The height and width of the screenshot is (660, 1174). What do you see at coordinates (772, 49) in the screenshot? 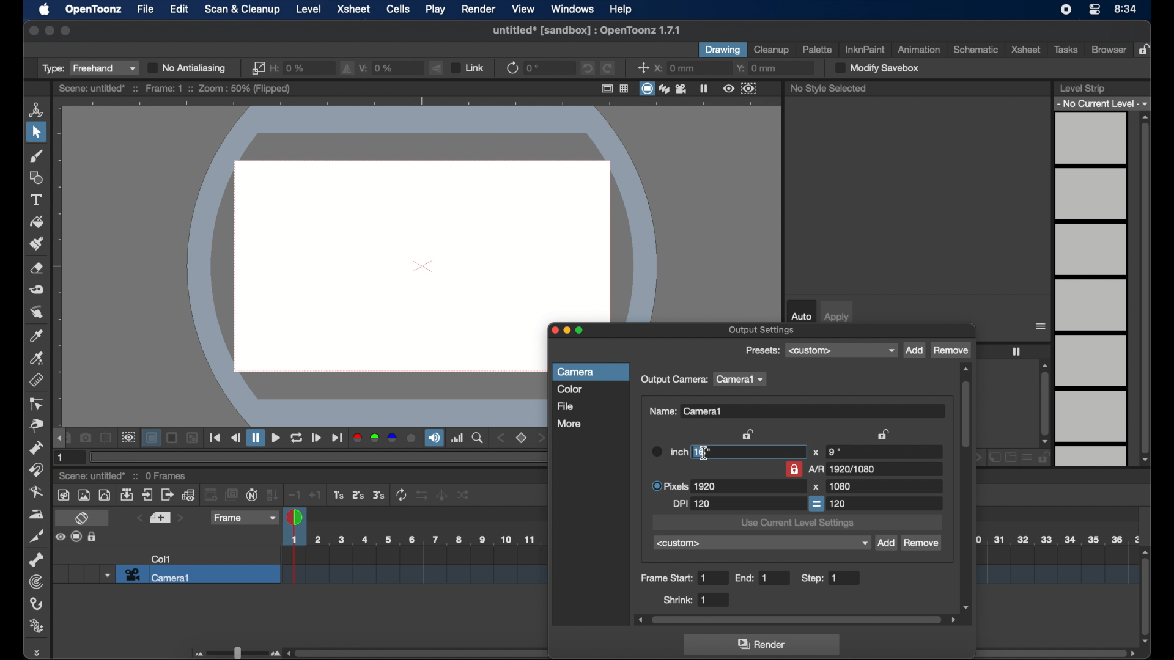
I see `cleanup` at bounding box center [772, 49].